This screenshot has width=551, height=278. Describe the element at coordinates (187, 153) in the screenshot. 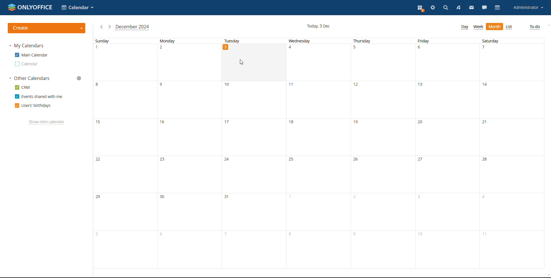

I see `monday` at that location.